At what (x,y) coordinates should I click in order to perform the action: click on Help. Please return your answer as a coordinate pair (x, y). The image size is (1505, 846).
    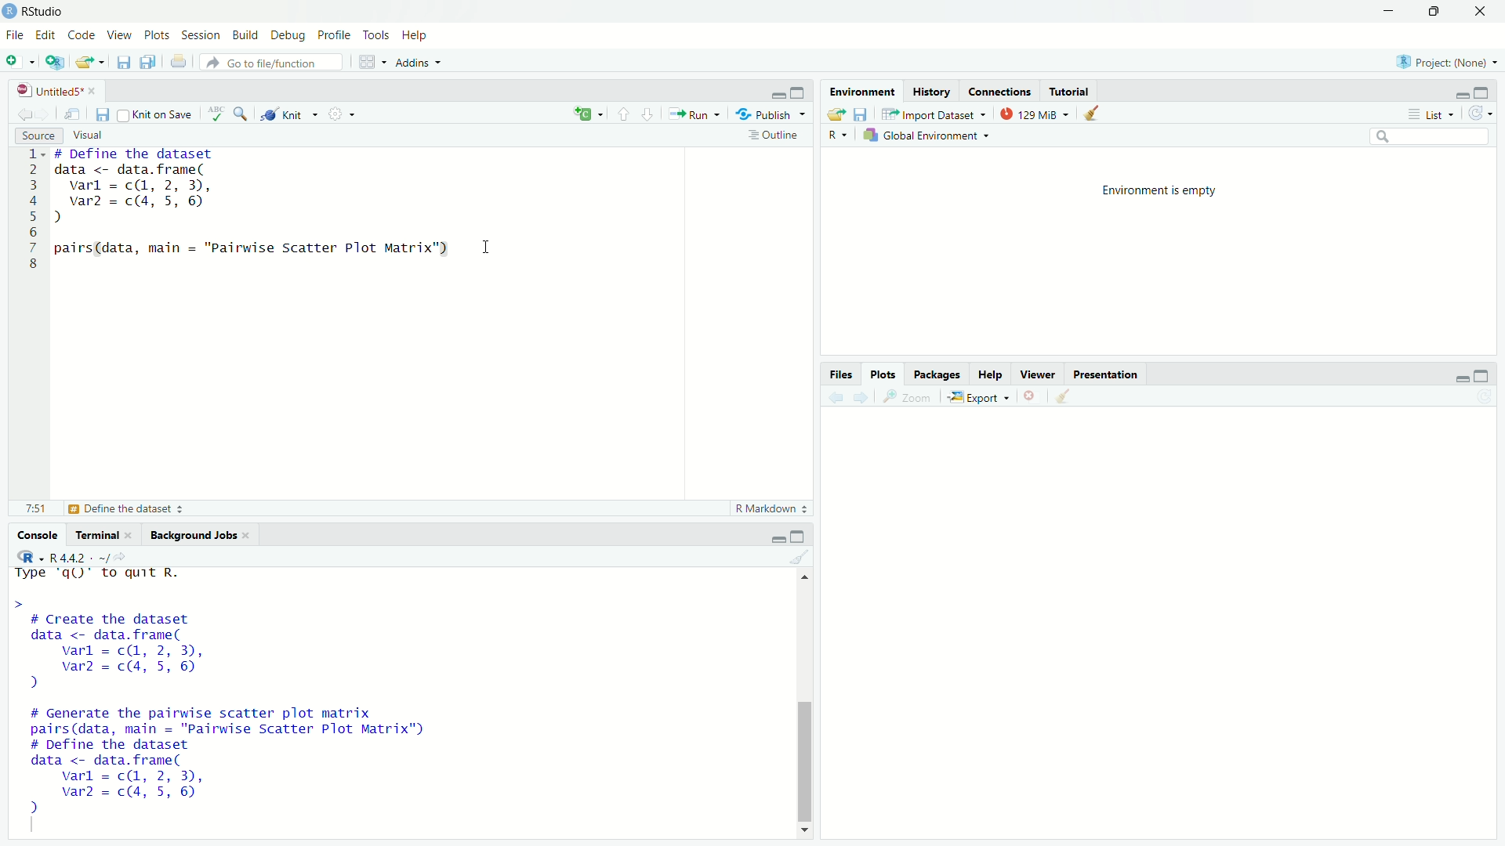
    Looking at the image, I should click on (414, 33).